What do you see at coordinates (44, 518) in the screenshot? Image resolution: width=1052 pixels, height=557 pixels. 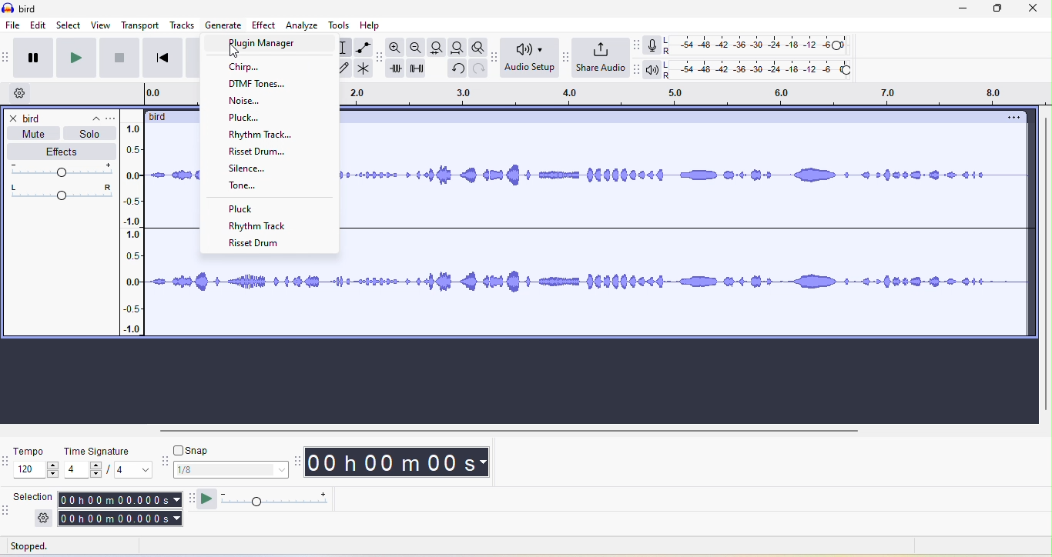 I see `selection settings` at bounding box center [44, 518].